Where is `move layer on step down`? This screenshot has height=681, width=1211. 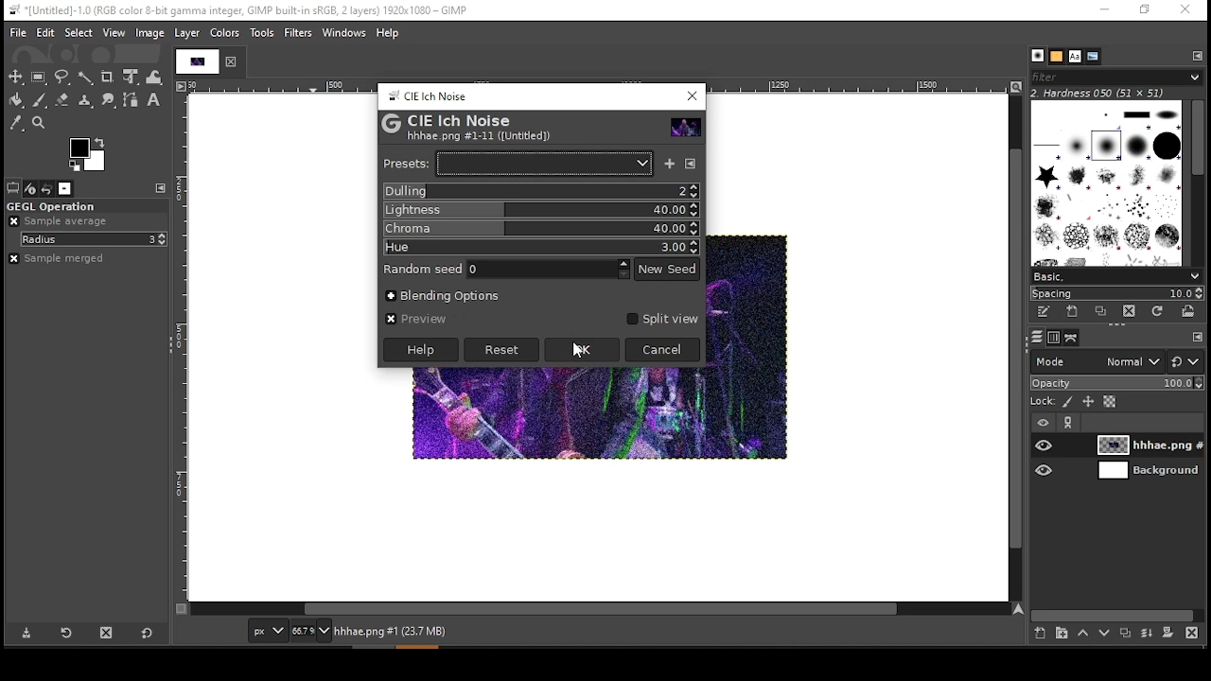 move layer on step down is located at coordinates (1109, 634).